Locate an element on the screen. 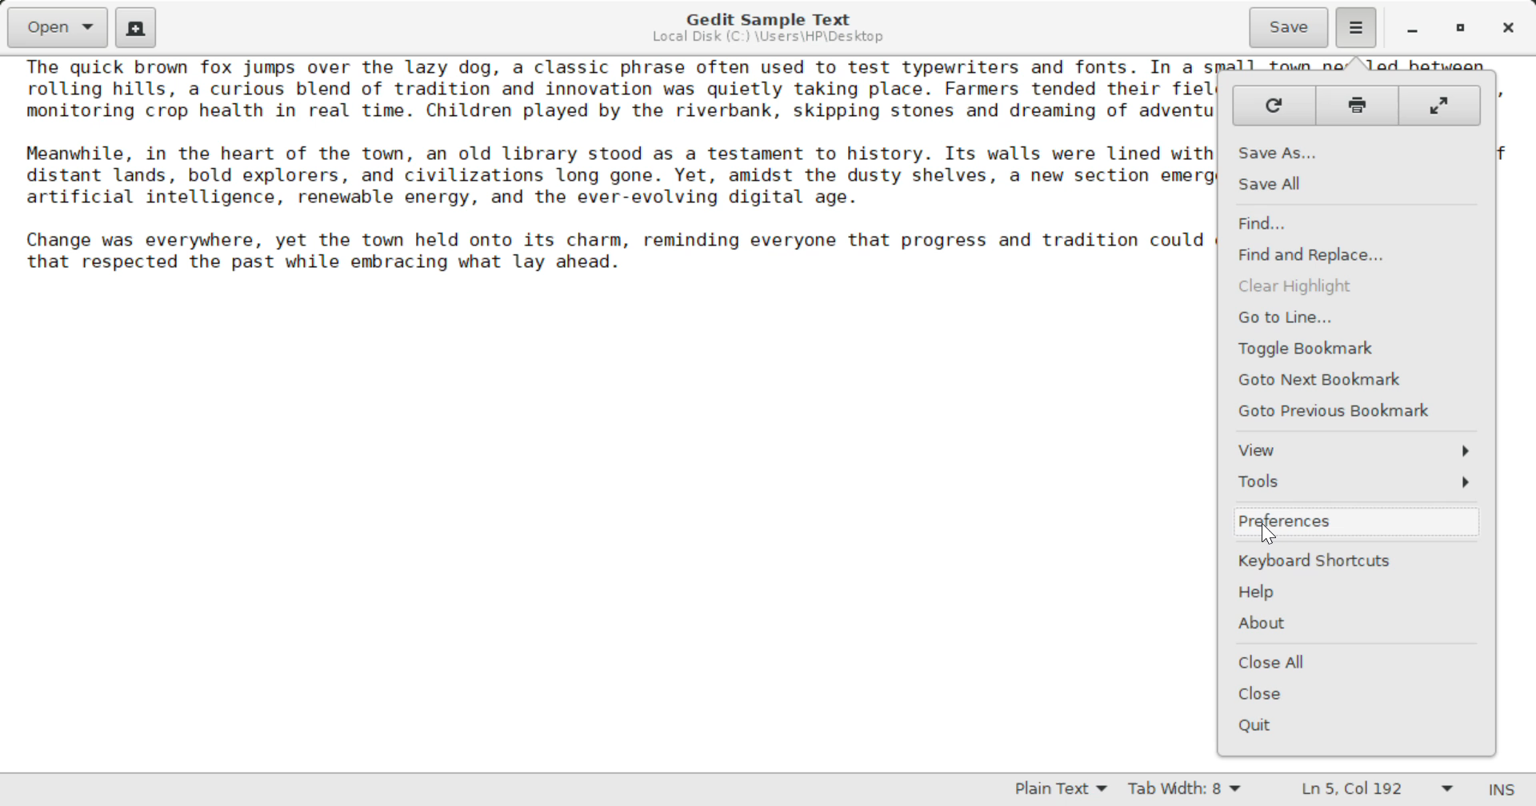 The height and width of the screenshot is (806, 1536). Go to line is located at coordinates (1309, 315).